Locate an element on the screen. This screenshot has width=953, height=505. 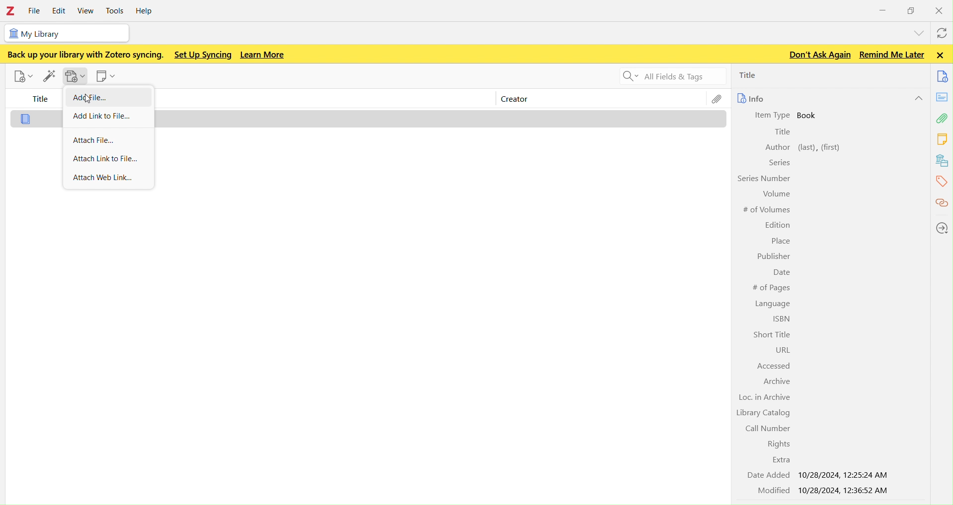
# of Volumes is located at coordinates (765, 209).